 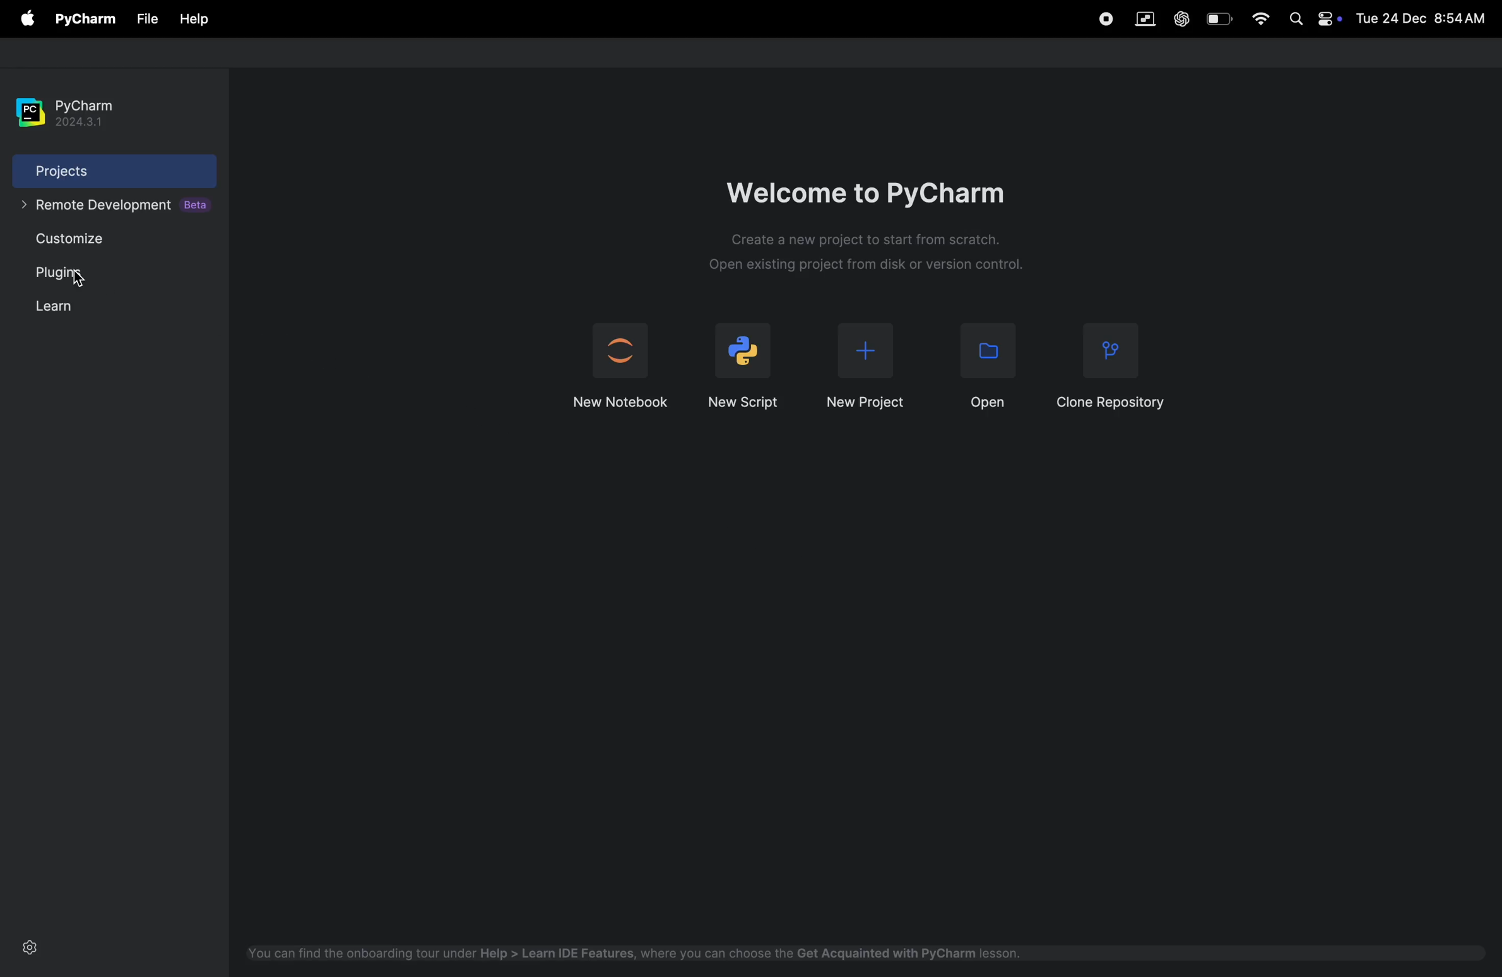 What do you see at coordinates (97, 240) in the screenshot?
I see `customize file` at bounding box center [97, 240].